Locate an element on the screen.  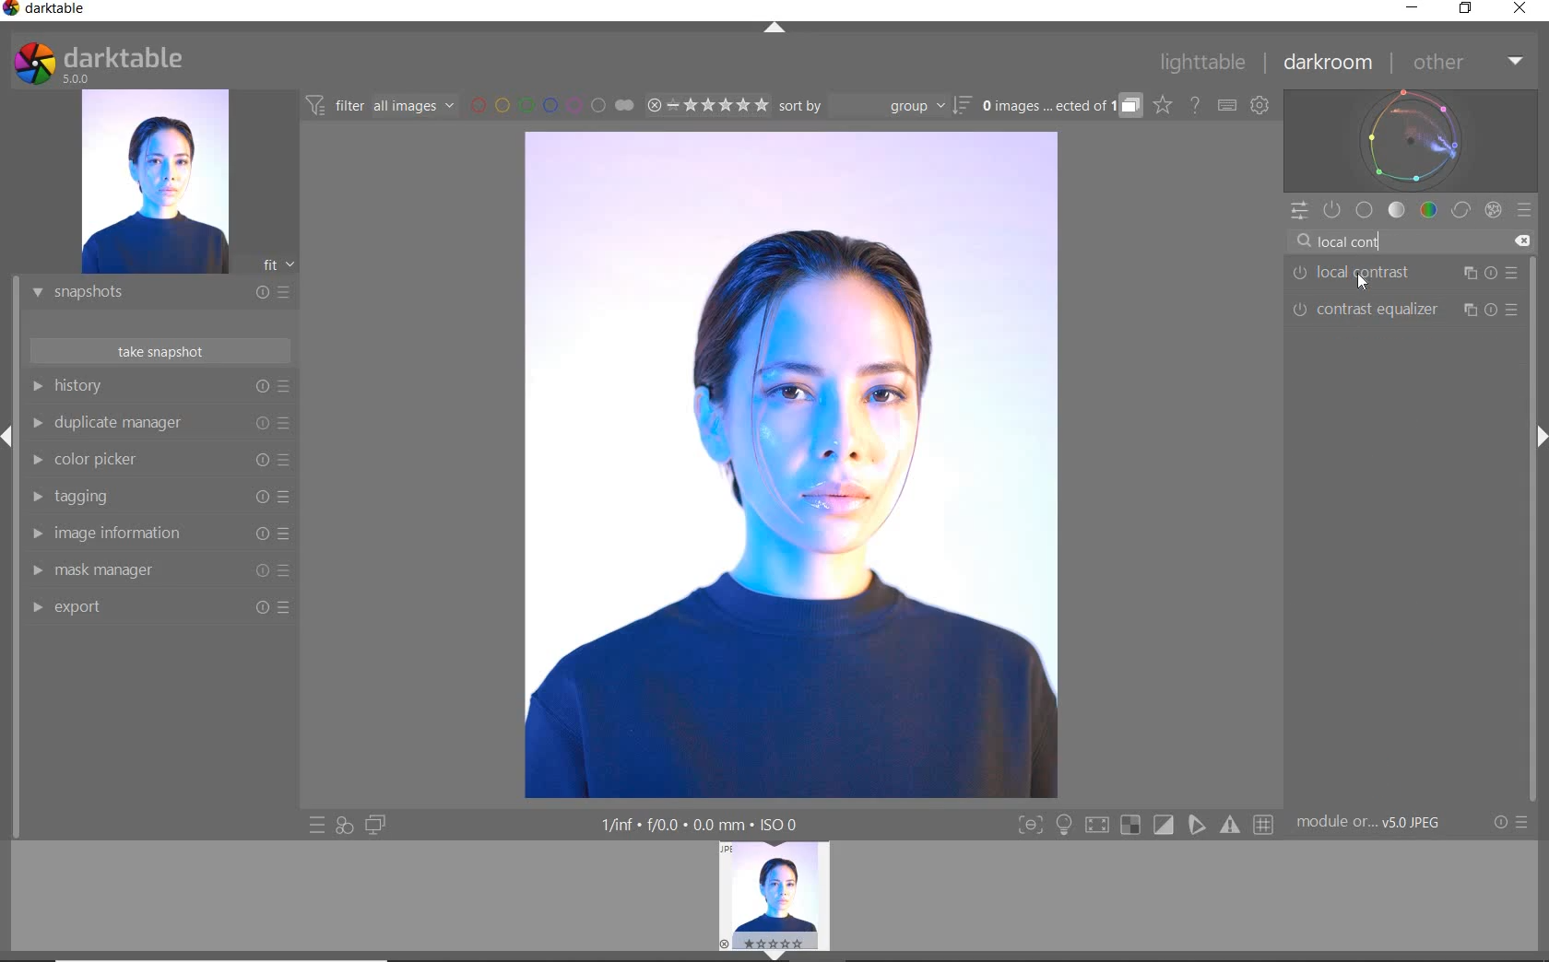
Search is located at coordinates (1304, 241).